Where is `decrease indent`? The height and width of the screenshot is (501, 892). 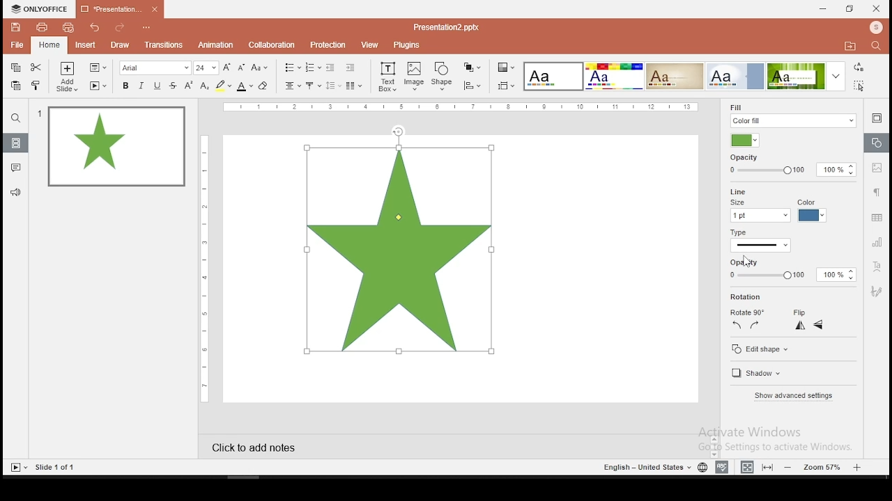
decrease indent is located at coordinates (332, 67).